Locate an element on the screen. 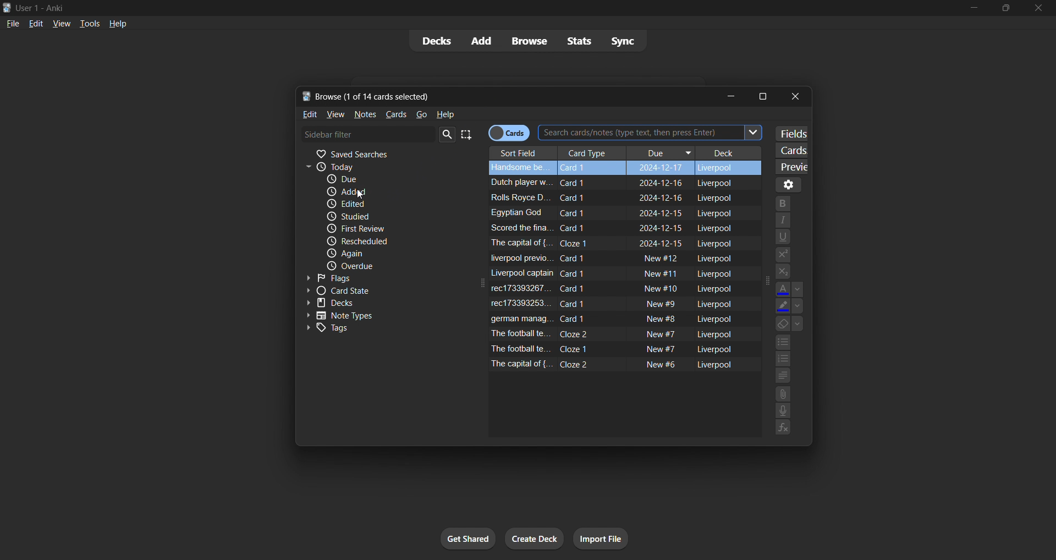 This screenshot has height=560, width=1056. browse tab title is located at coordinates (498, 95).